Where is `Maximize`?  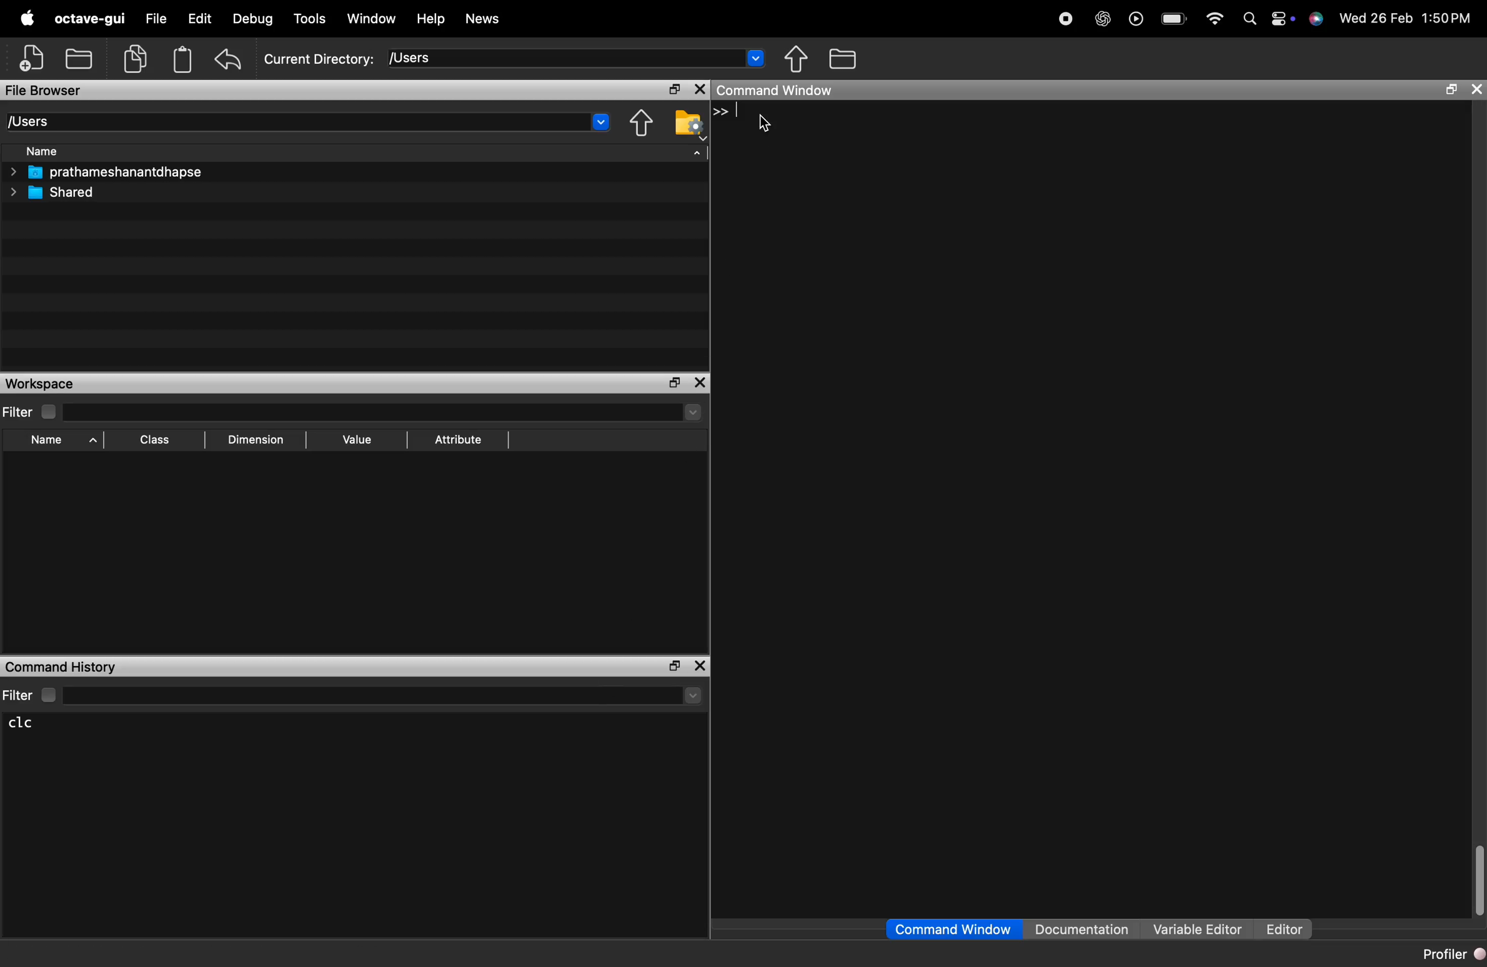
Maximize is located at coordinates (674, 667).